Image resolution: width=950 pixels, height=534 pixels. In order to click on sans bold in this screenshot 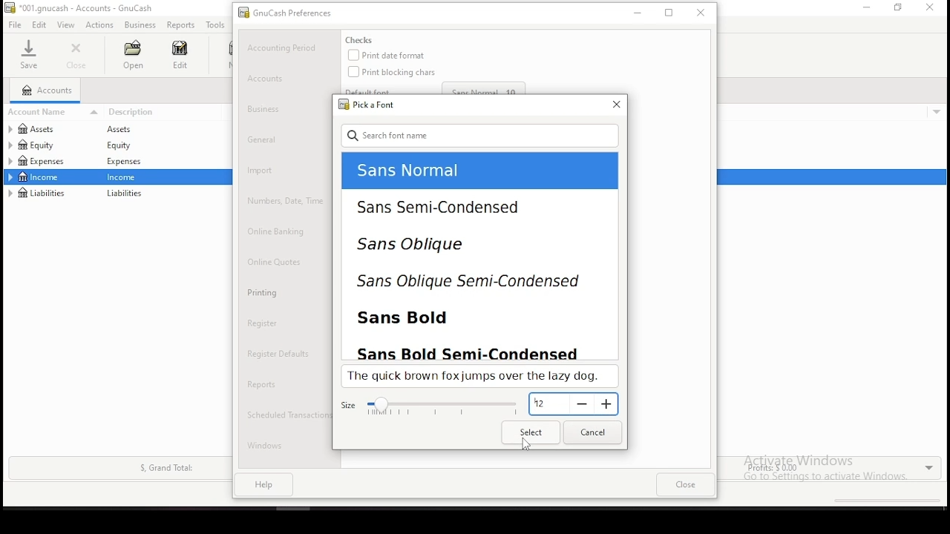, I will do `click(421, 317)`.